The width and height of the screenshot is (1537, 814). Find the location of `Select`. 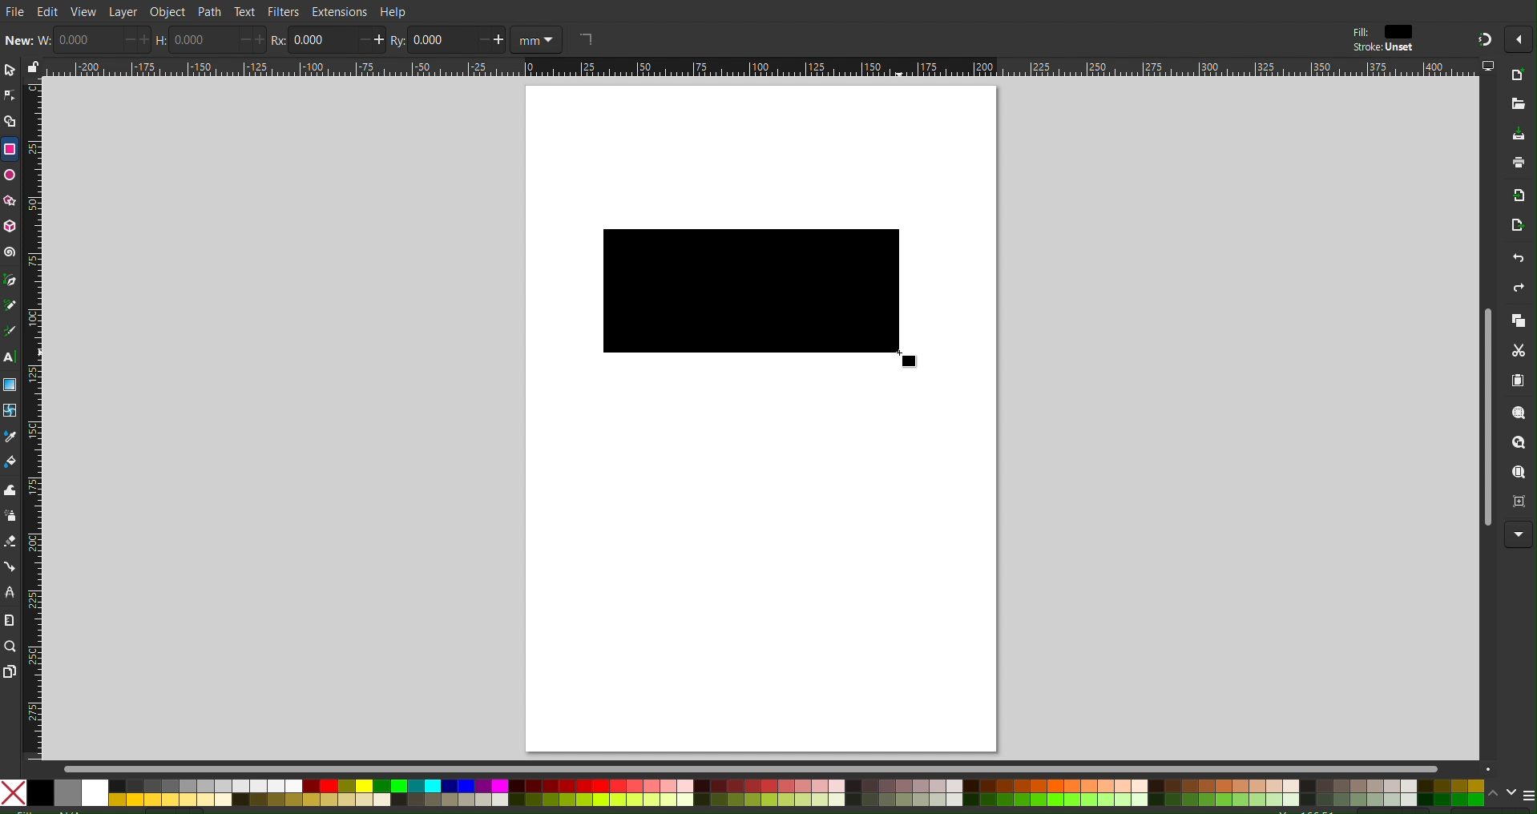

Select is located at coordinates (10, 69).